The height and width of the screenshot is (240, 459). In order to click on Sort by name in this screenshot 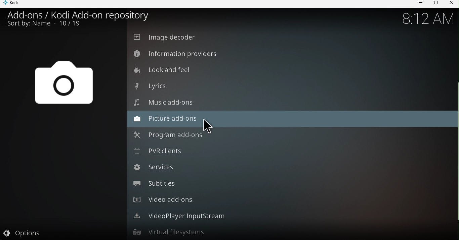, I will do `click(47, 25)`.